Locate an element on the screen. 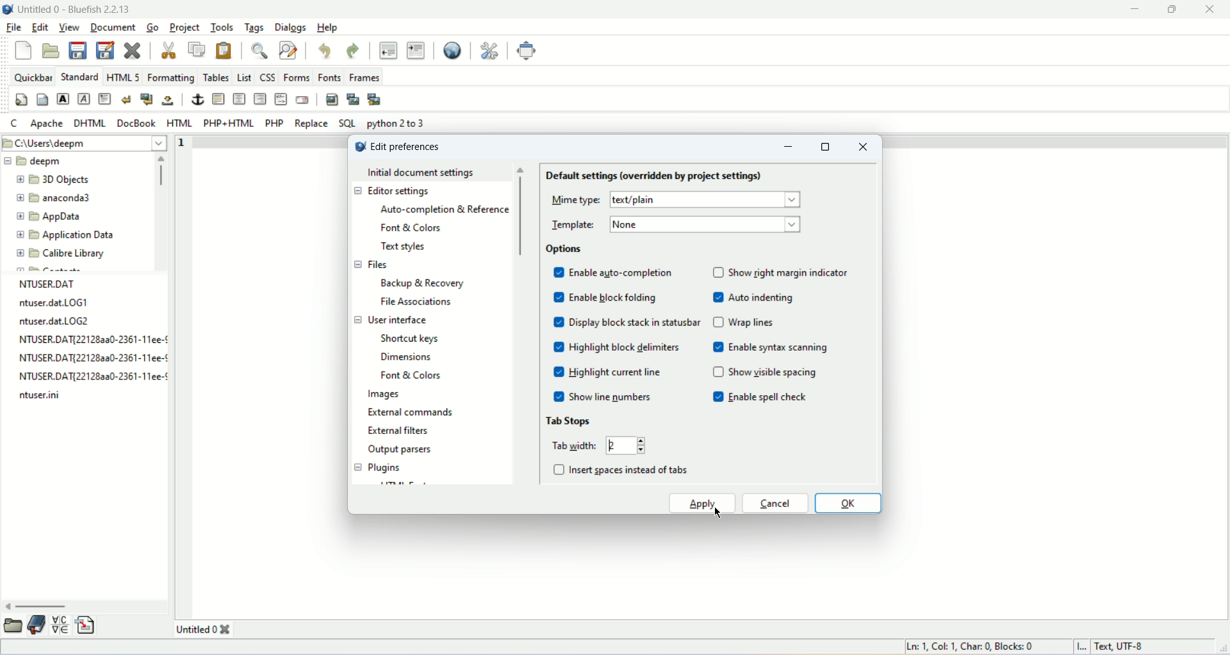 The image size is (1230, 655). charmap is located at coordinates (60, 625).